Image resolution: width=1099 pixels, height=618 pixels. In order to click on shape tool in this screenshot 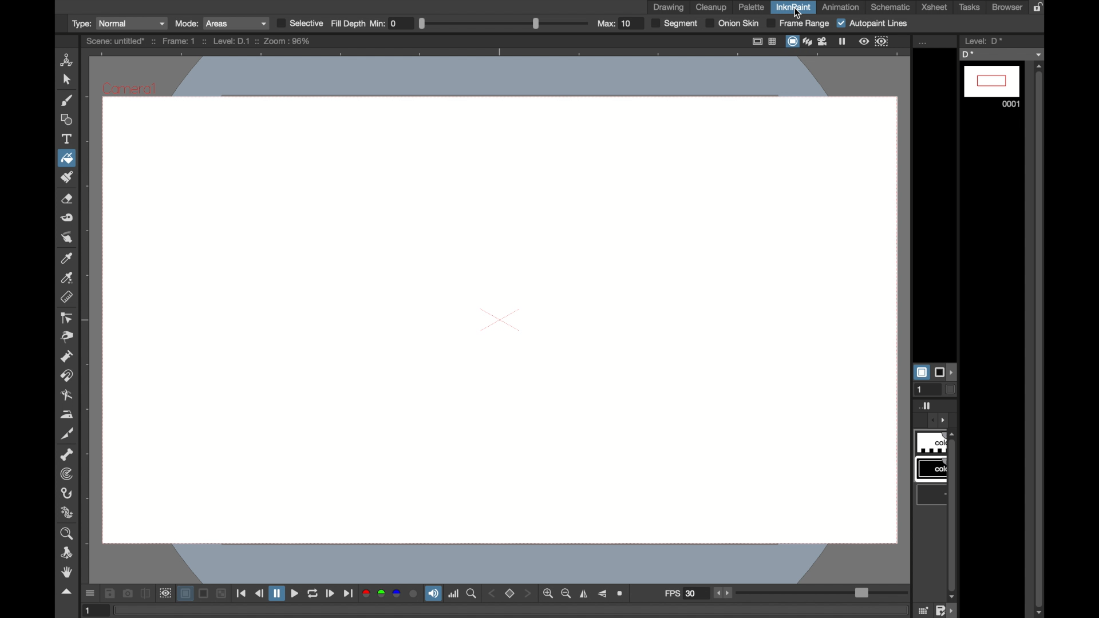, I will do `click(66, 119)`.